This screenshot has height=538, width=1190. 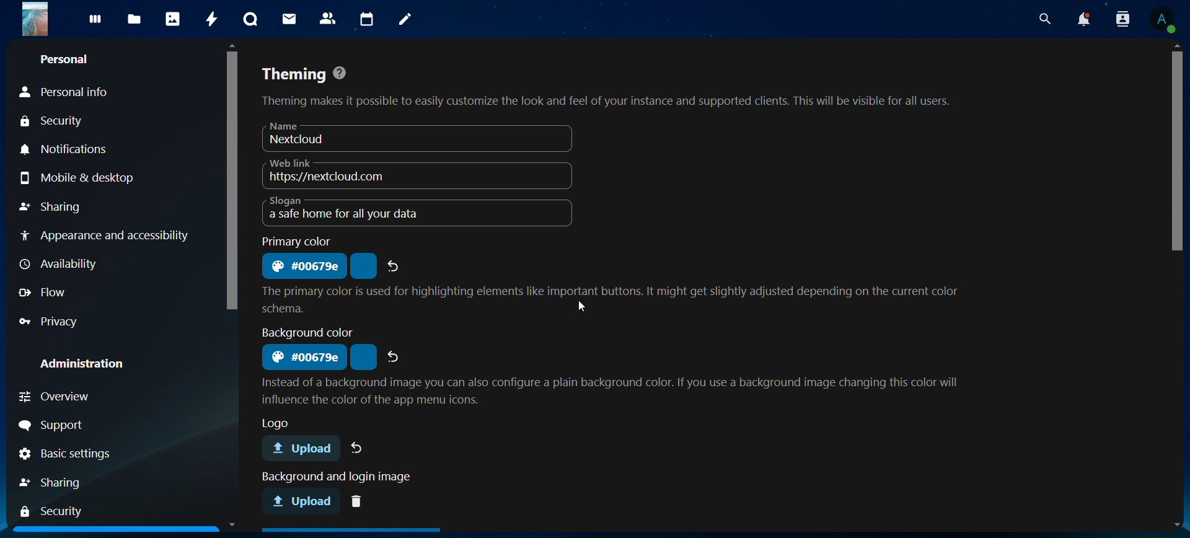 What do you see at coordinates (56, 511) in the screenshot?
I see `security` at bounding box center [56, 511].